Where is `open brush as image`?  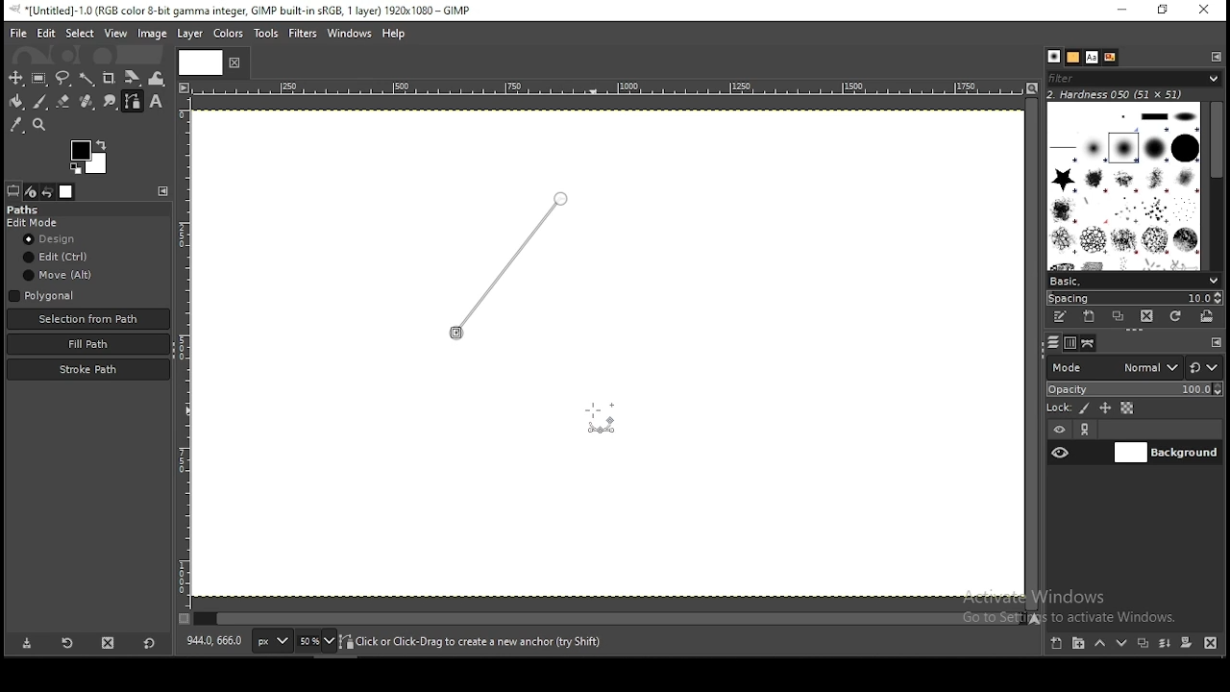 open brush as image is located at coordinates (1206, 318).